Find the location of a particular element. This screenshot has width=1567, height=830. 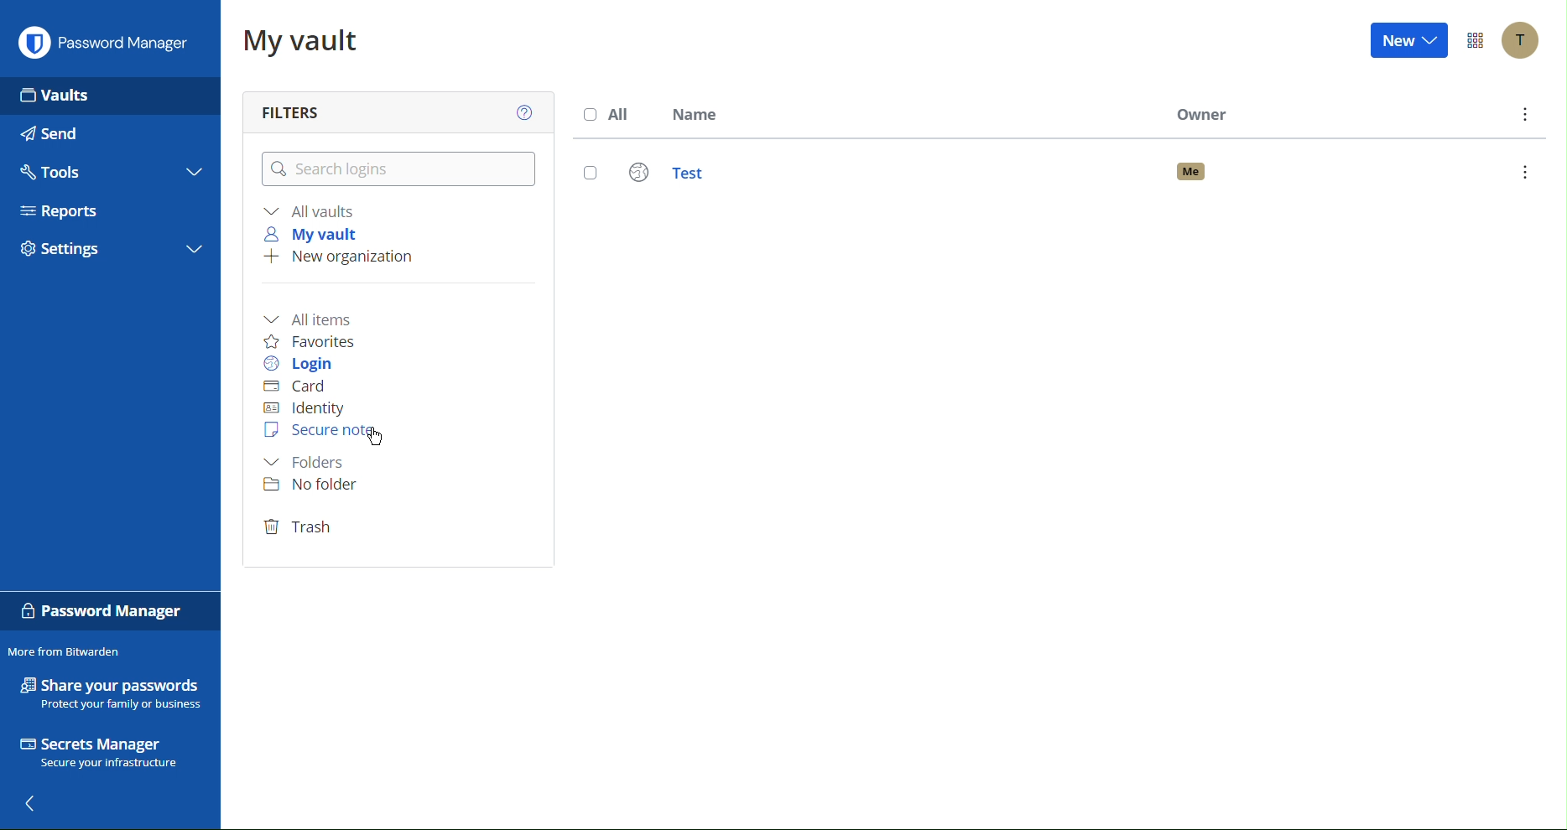

More is located at coordinates (1526, 113).